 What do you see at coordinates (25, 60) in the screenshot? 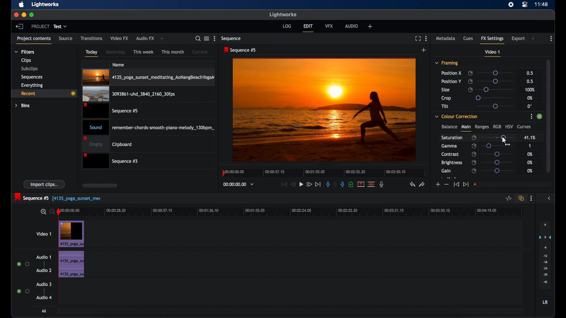
I see `clips` at bounding box center [25, 60].